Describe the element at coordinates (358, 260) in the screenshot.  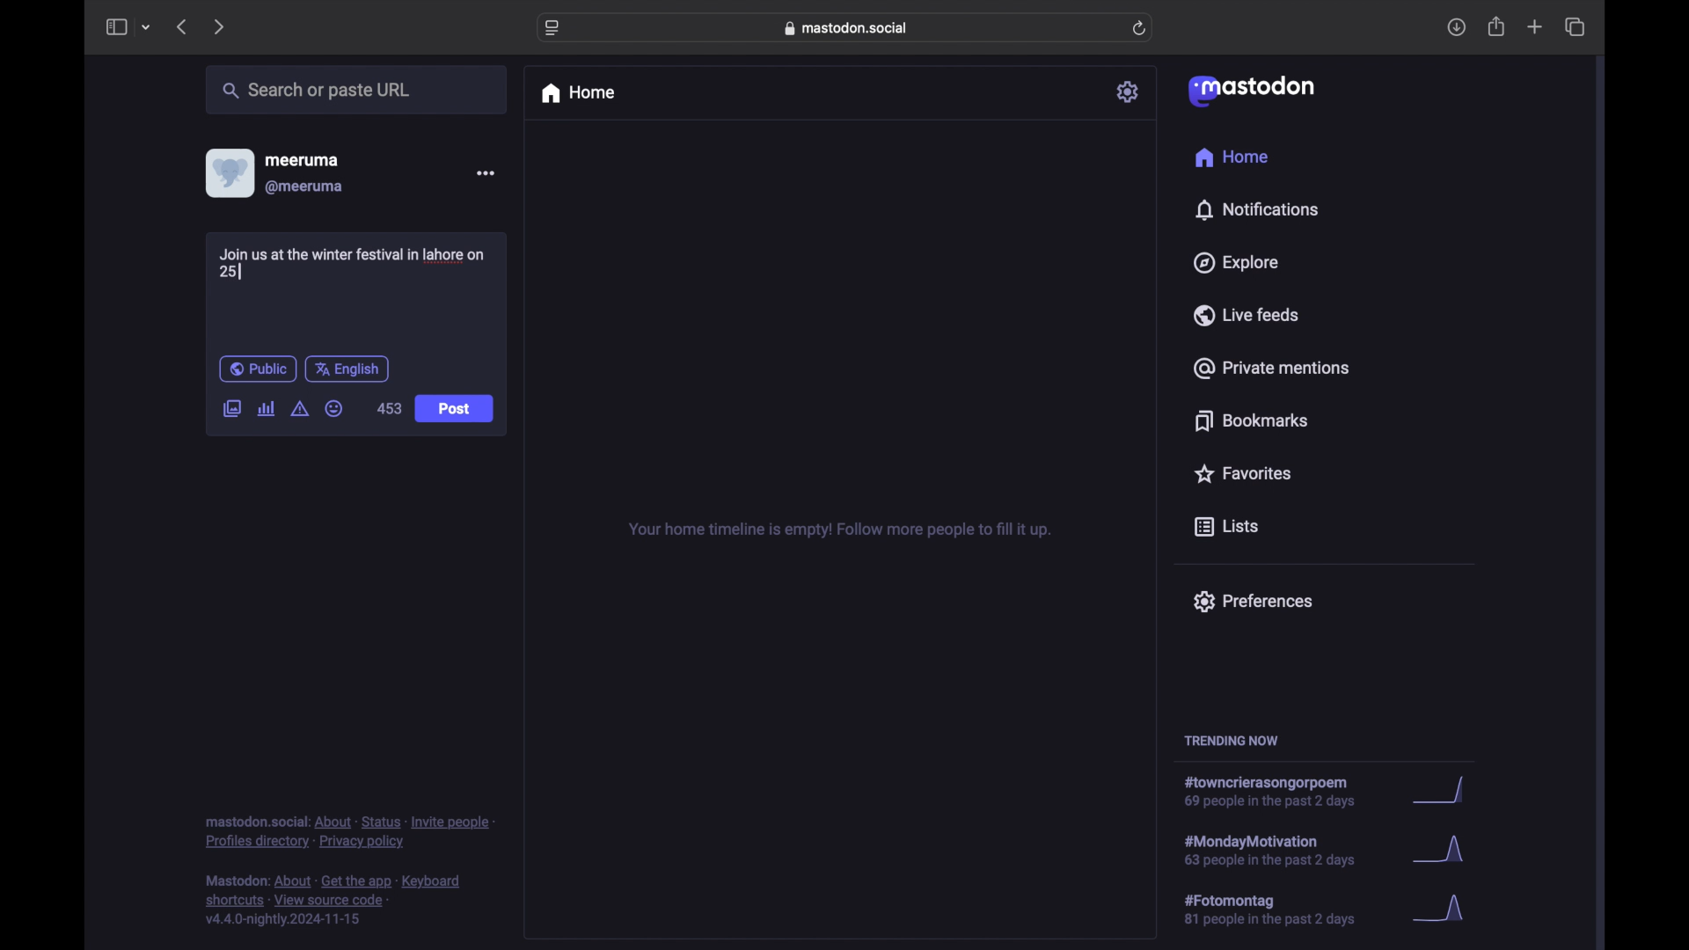
I see `Join us at the winter festival in lahore on 25` at that location.